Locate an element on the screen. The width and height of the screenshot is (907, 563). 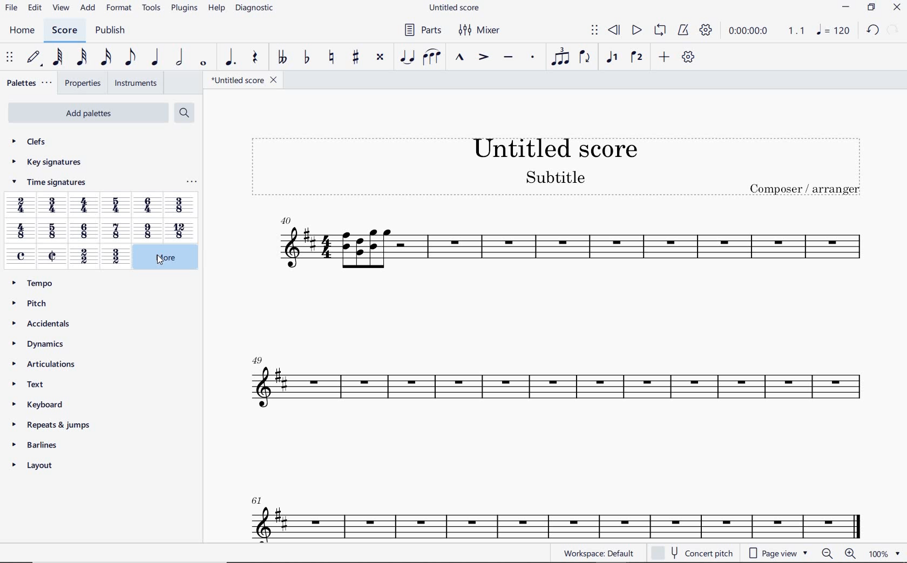
SLUR is located at coordinates (431, 57).